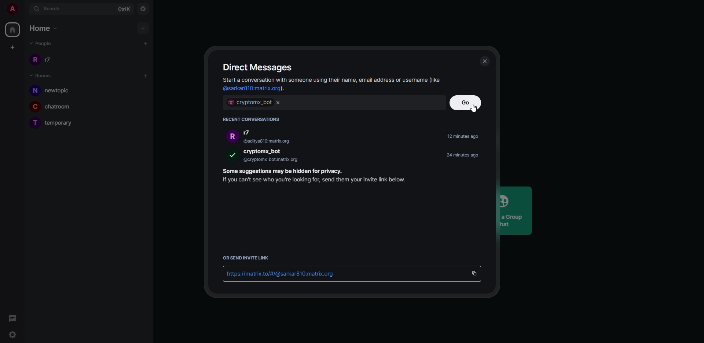 The height and width of the screenshot is (343, 704). I want to click on id, so click(280, 274).